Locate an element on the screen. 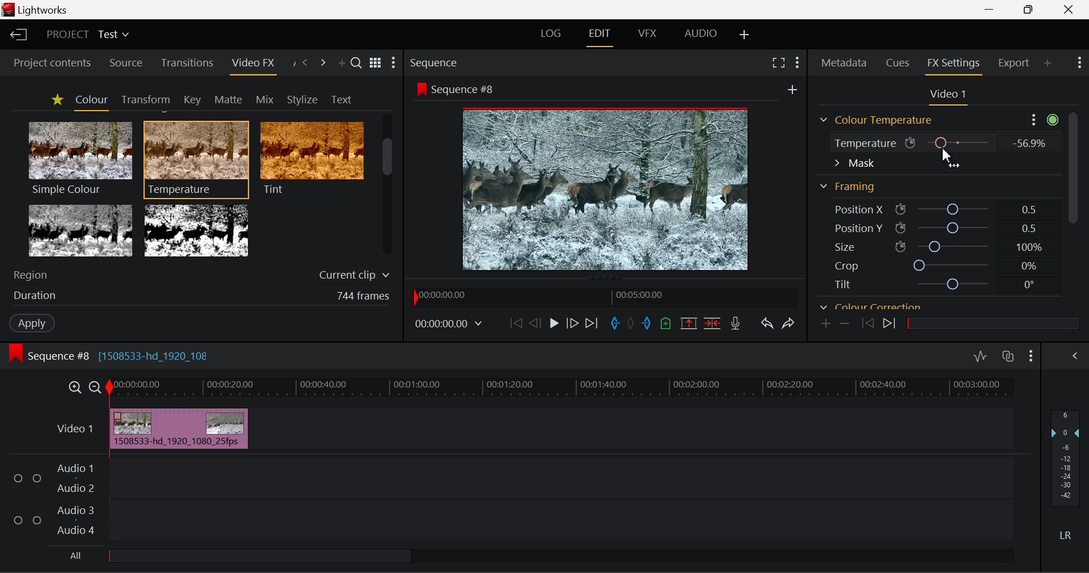  Mark Cue is located at coordinates (666, 325).